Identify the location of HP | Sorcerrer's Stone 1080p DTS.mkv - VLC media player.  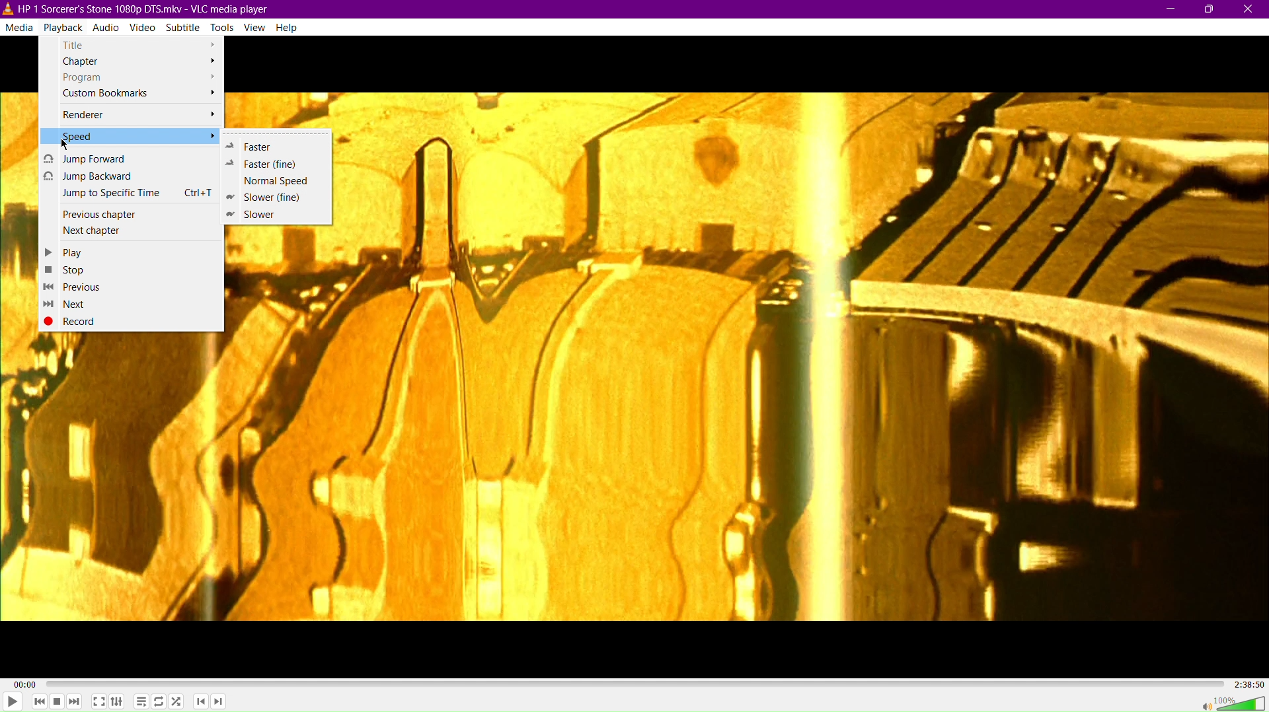
(140, 8).